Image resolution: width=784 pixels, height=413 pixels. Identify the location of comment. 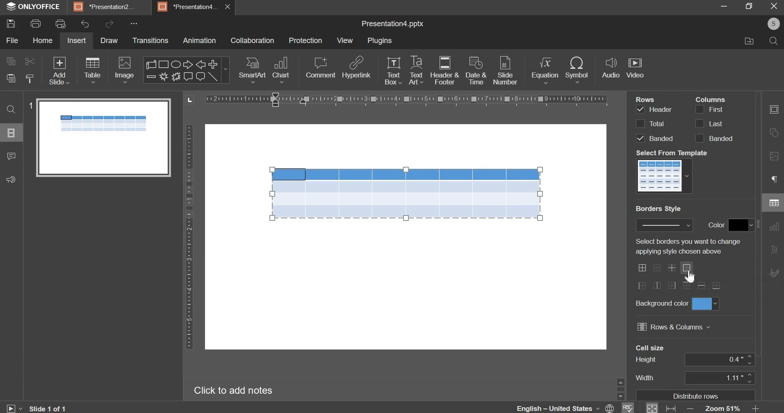
(321, 68).